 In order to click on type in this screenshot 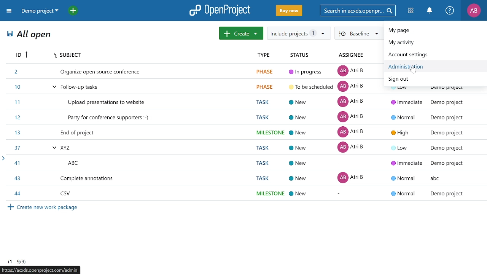, I will do `click(267, 55)`.